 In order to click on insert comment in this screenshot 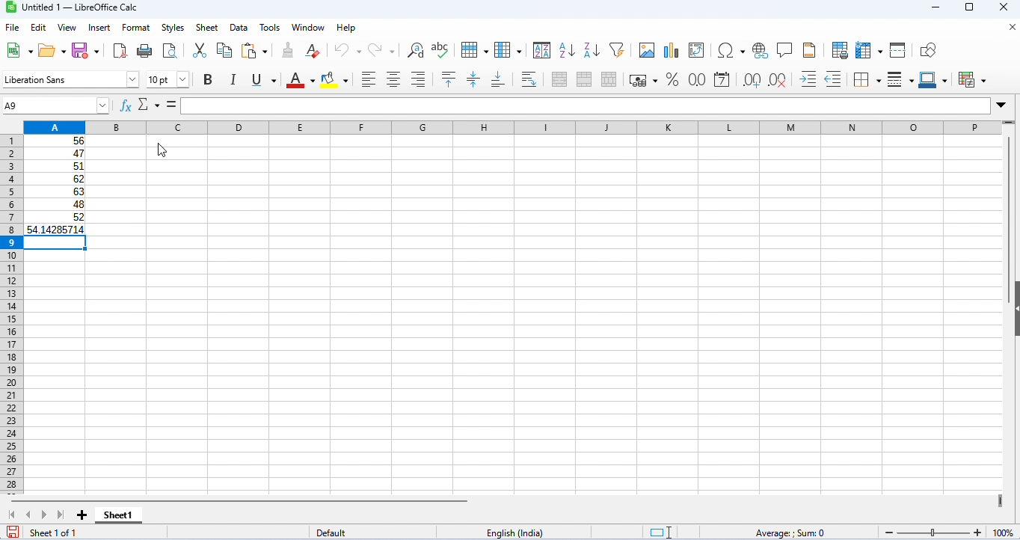, I will do `click(785, 50)`.